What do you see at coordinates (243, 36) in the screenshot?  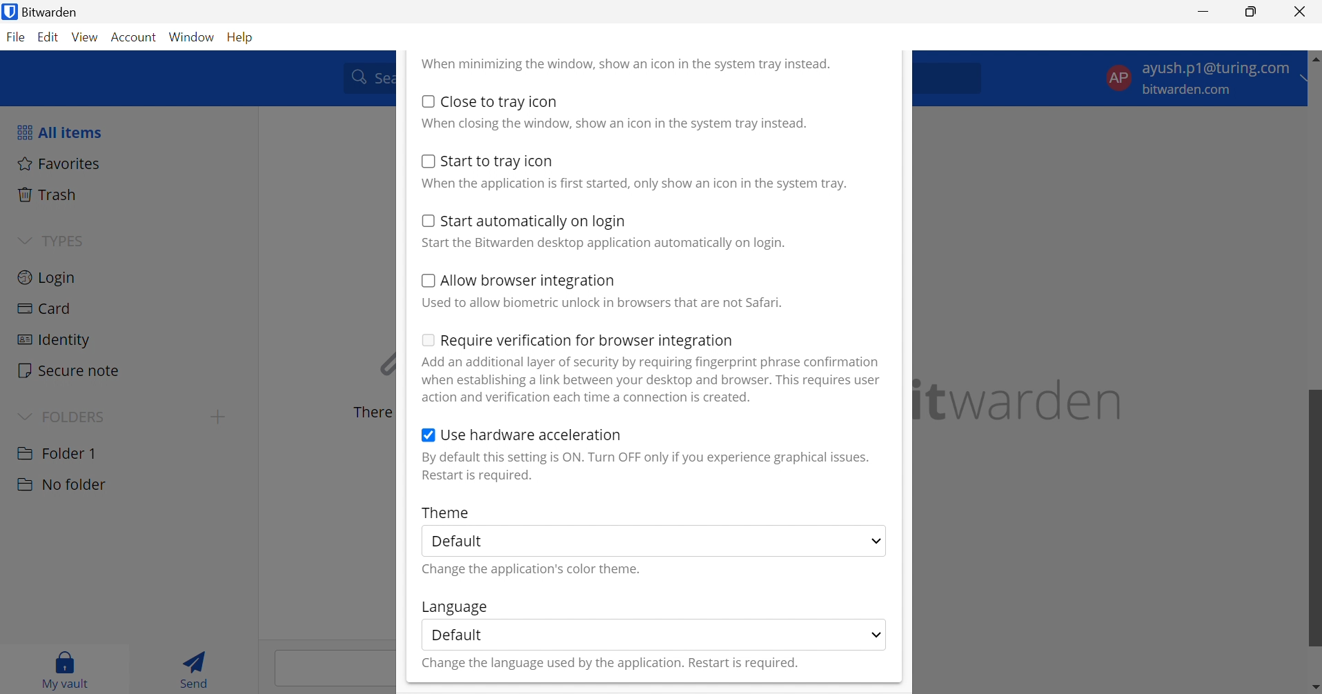 I see `Help` at bounding box center [243, 36].